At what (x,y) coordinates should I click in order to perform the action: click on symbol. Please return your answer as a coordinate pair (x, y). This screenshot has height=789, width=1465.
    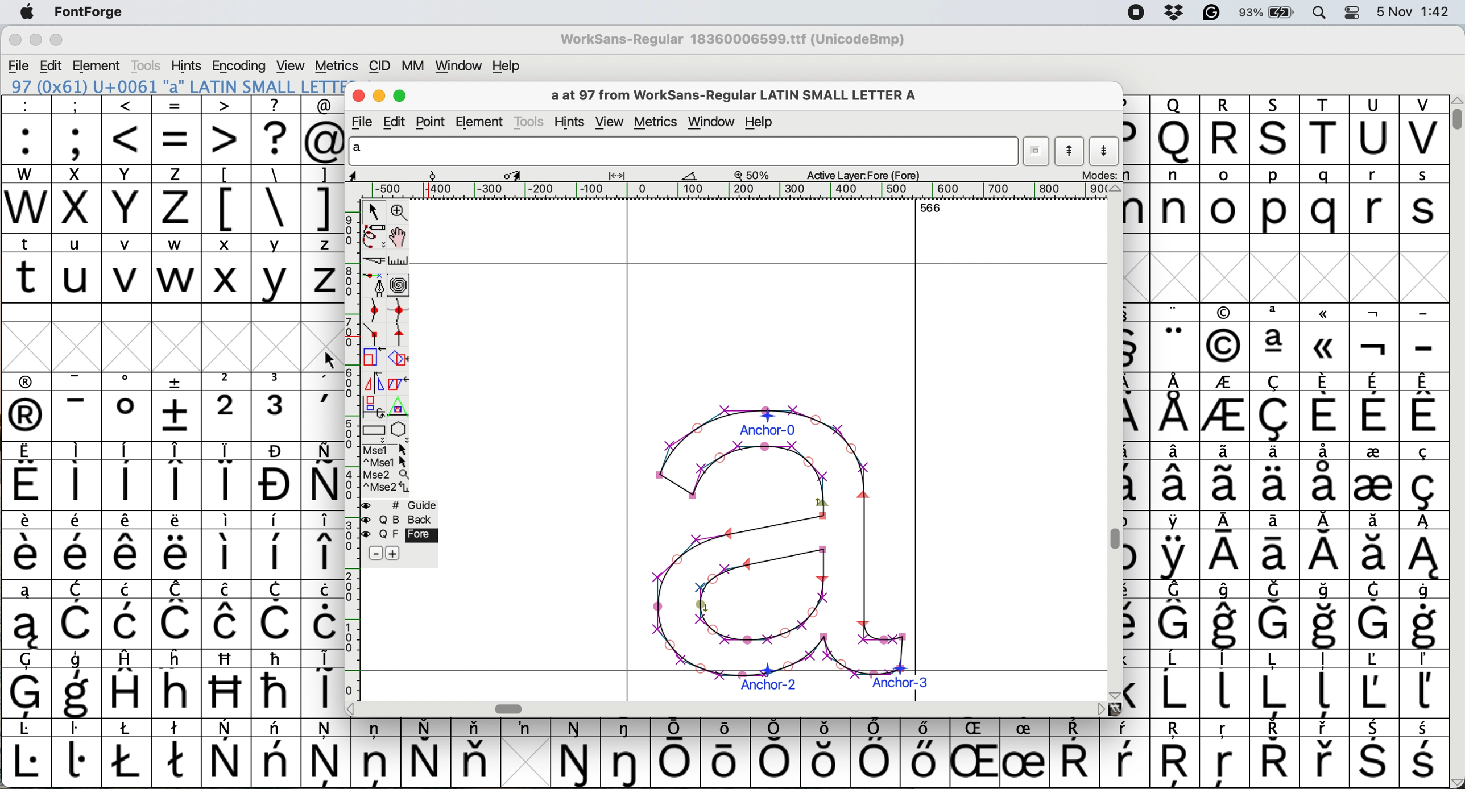
    Looking at the image, I should click on (1176, 614).